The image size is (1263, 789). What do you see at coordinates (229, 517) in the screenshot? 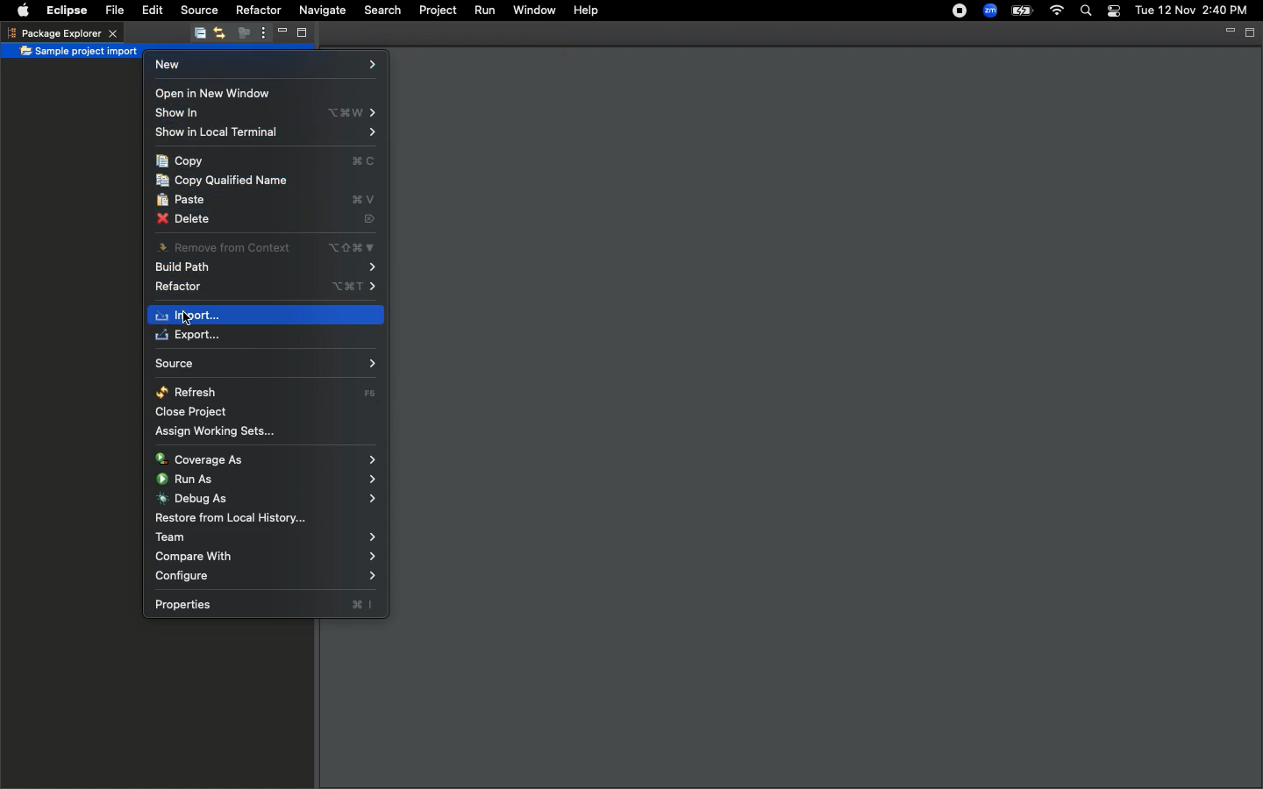
I see `Restore from local history` at bounding box center [229, 517].